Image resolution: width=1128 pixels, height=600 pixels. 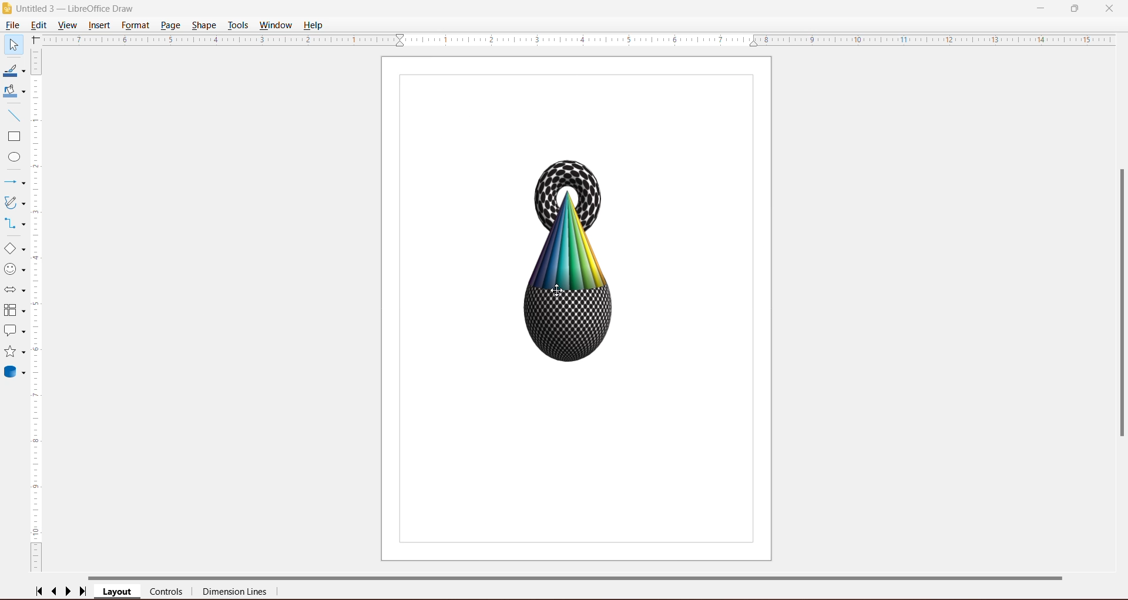 I want to click on Shape, so click(x=204, y=25).